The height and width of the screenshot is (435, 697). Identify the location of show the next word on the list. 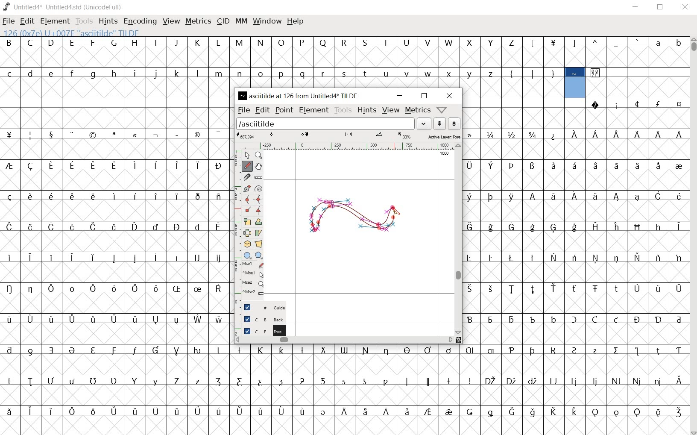
(439, 123).